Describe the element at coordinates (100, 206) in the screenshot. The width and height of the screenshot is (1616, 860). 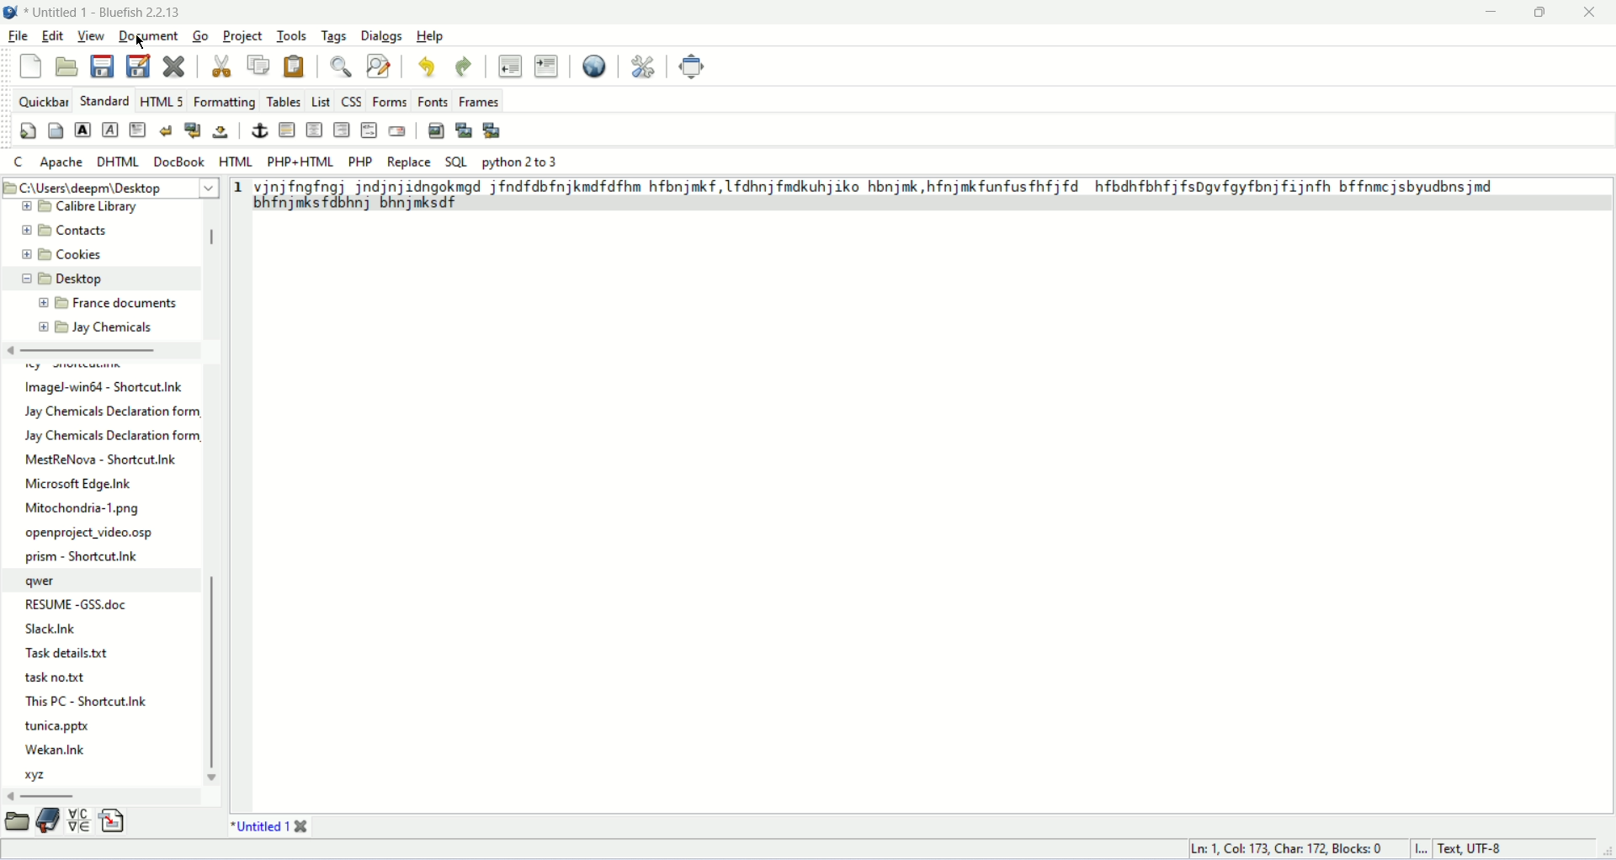
I see `Calibre Library` at that location.